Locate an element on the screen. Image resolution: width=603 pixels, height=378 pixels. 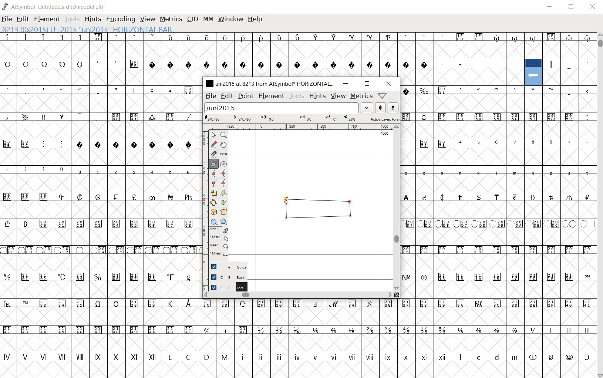
Add a corner point is located at coordinates (223, 183).